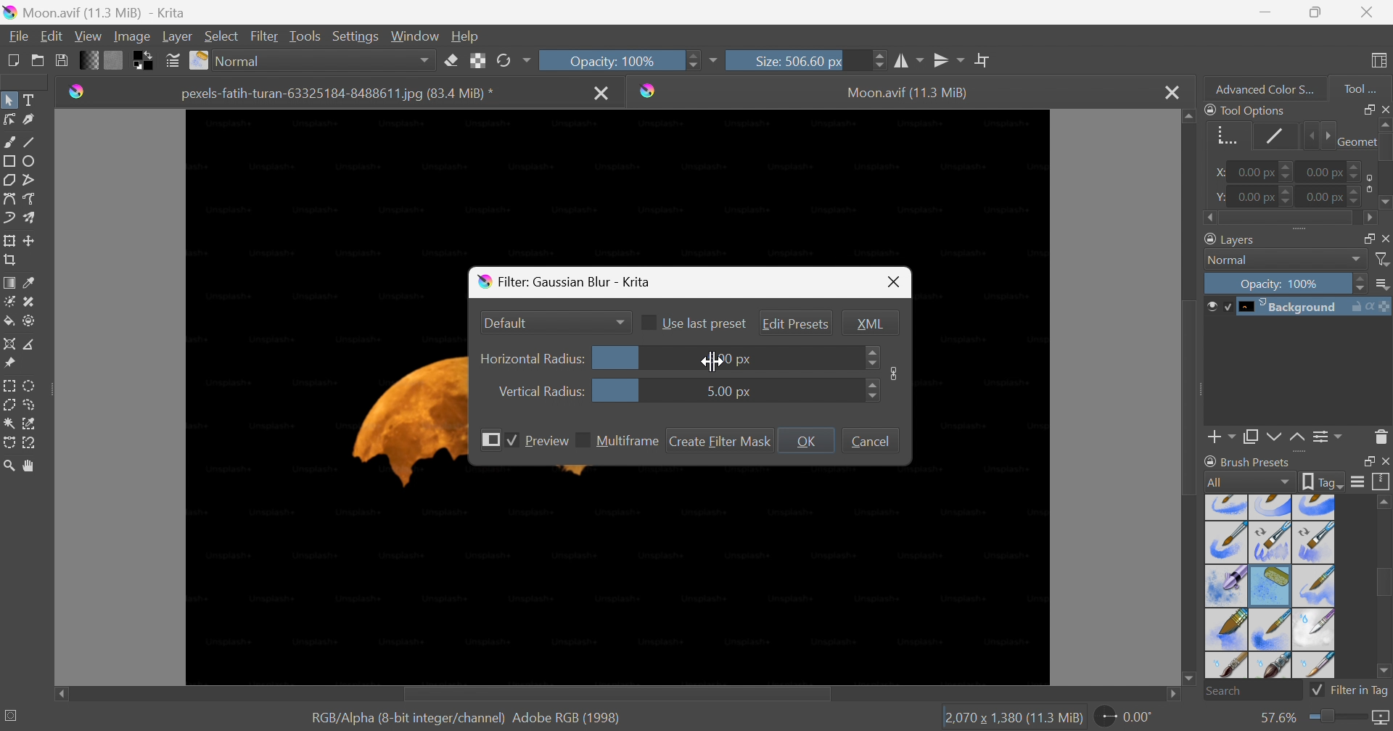 This screenshot has width=1393, height=731. I want to click on Scroll up, so click(1384, 501).